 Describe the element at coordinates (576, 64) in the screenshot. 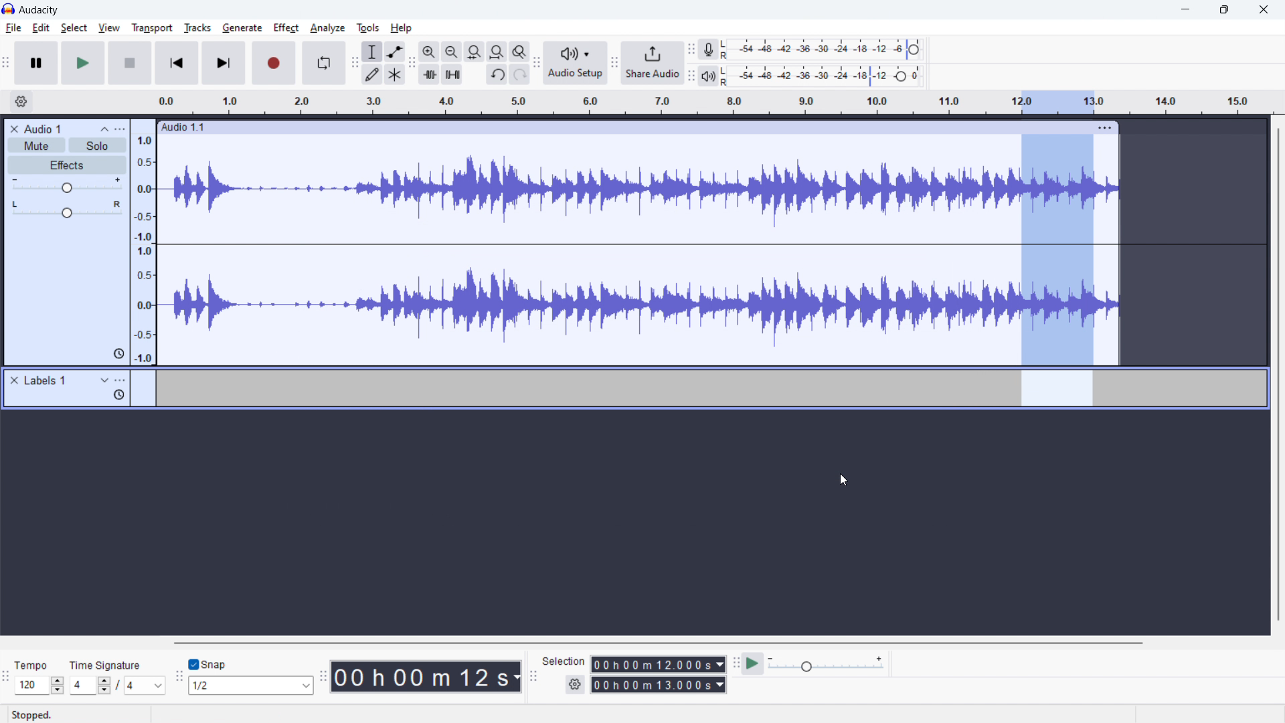

I see `audio setup` at that location.